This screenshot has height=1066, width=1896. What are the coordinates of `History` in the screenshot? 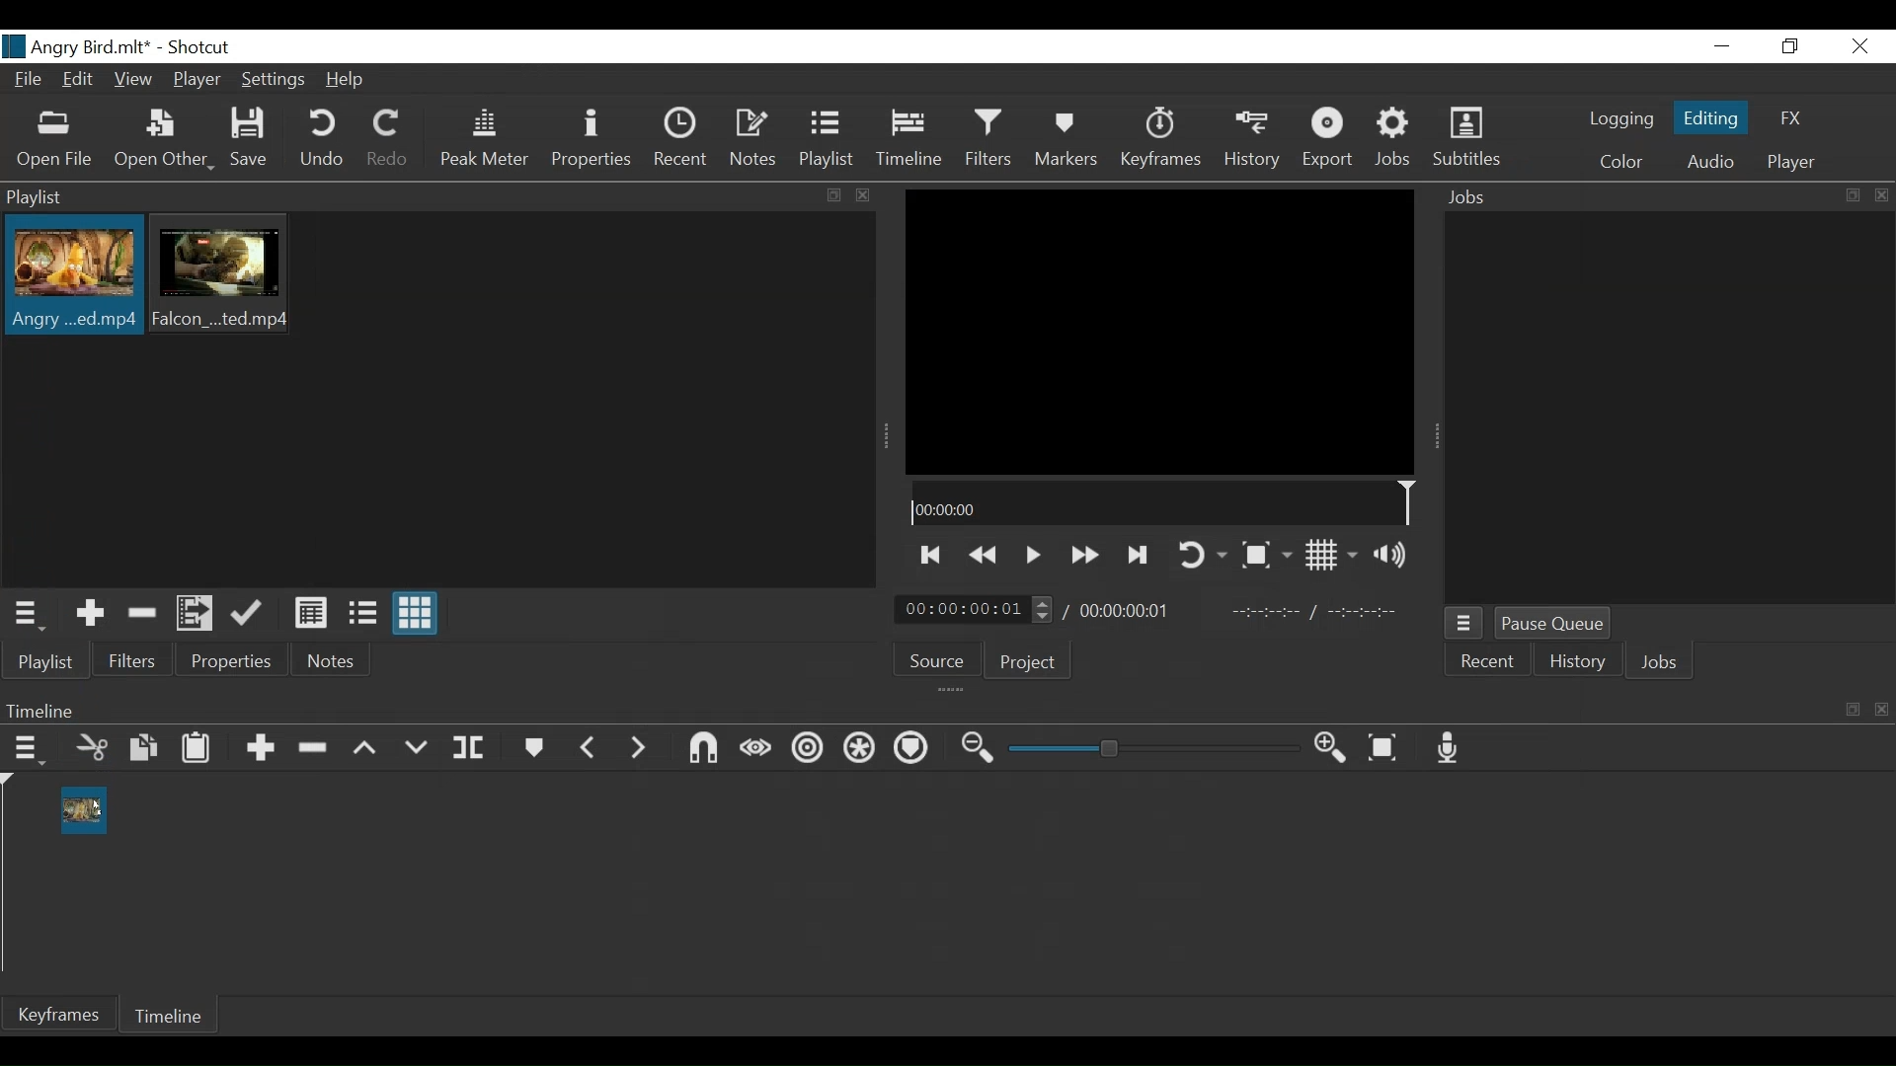 It's located at (1573, 663).